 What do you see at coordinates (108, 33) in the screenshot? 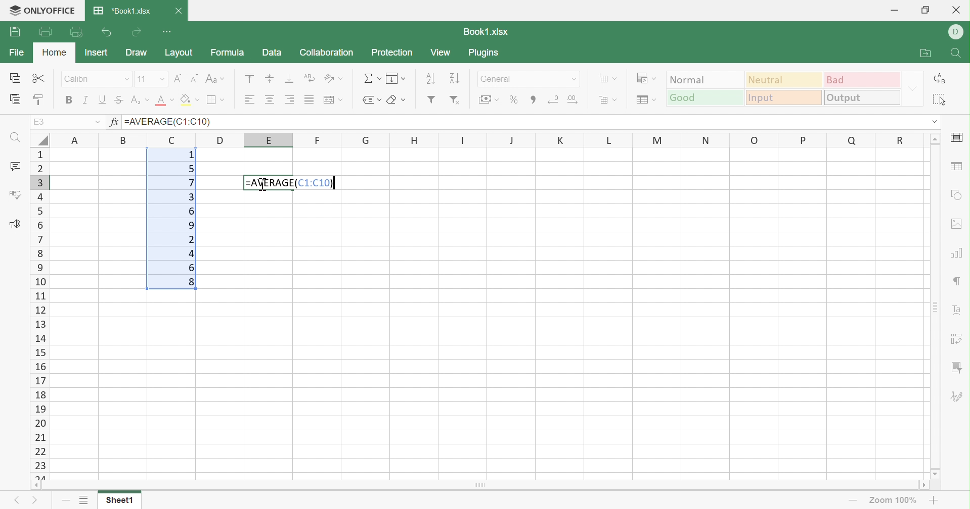
I see `Undo` at bounding box center [108, 33].